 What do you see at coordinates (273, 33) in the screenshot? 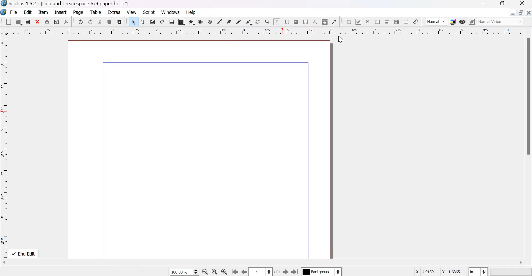
I see `horizontal scale` at bounding box center [273, 33].